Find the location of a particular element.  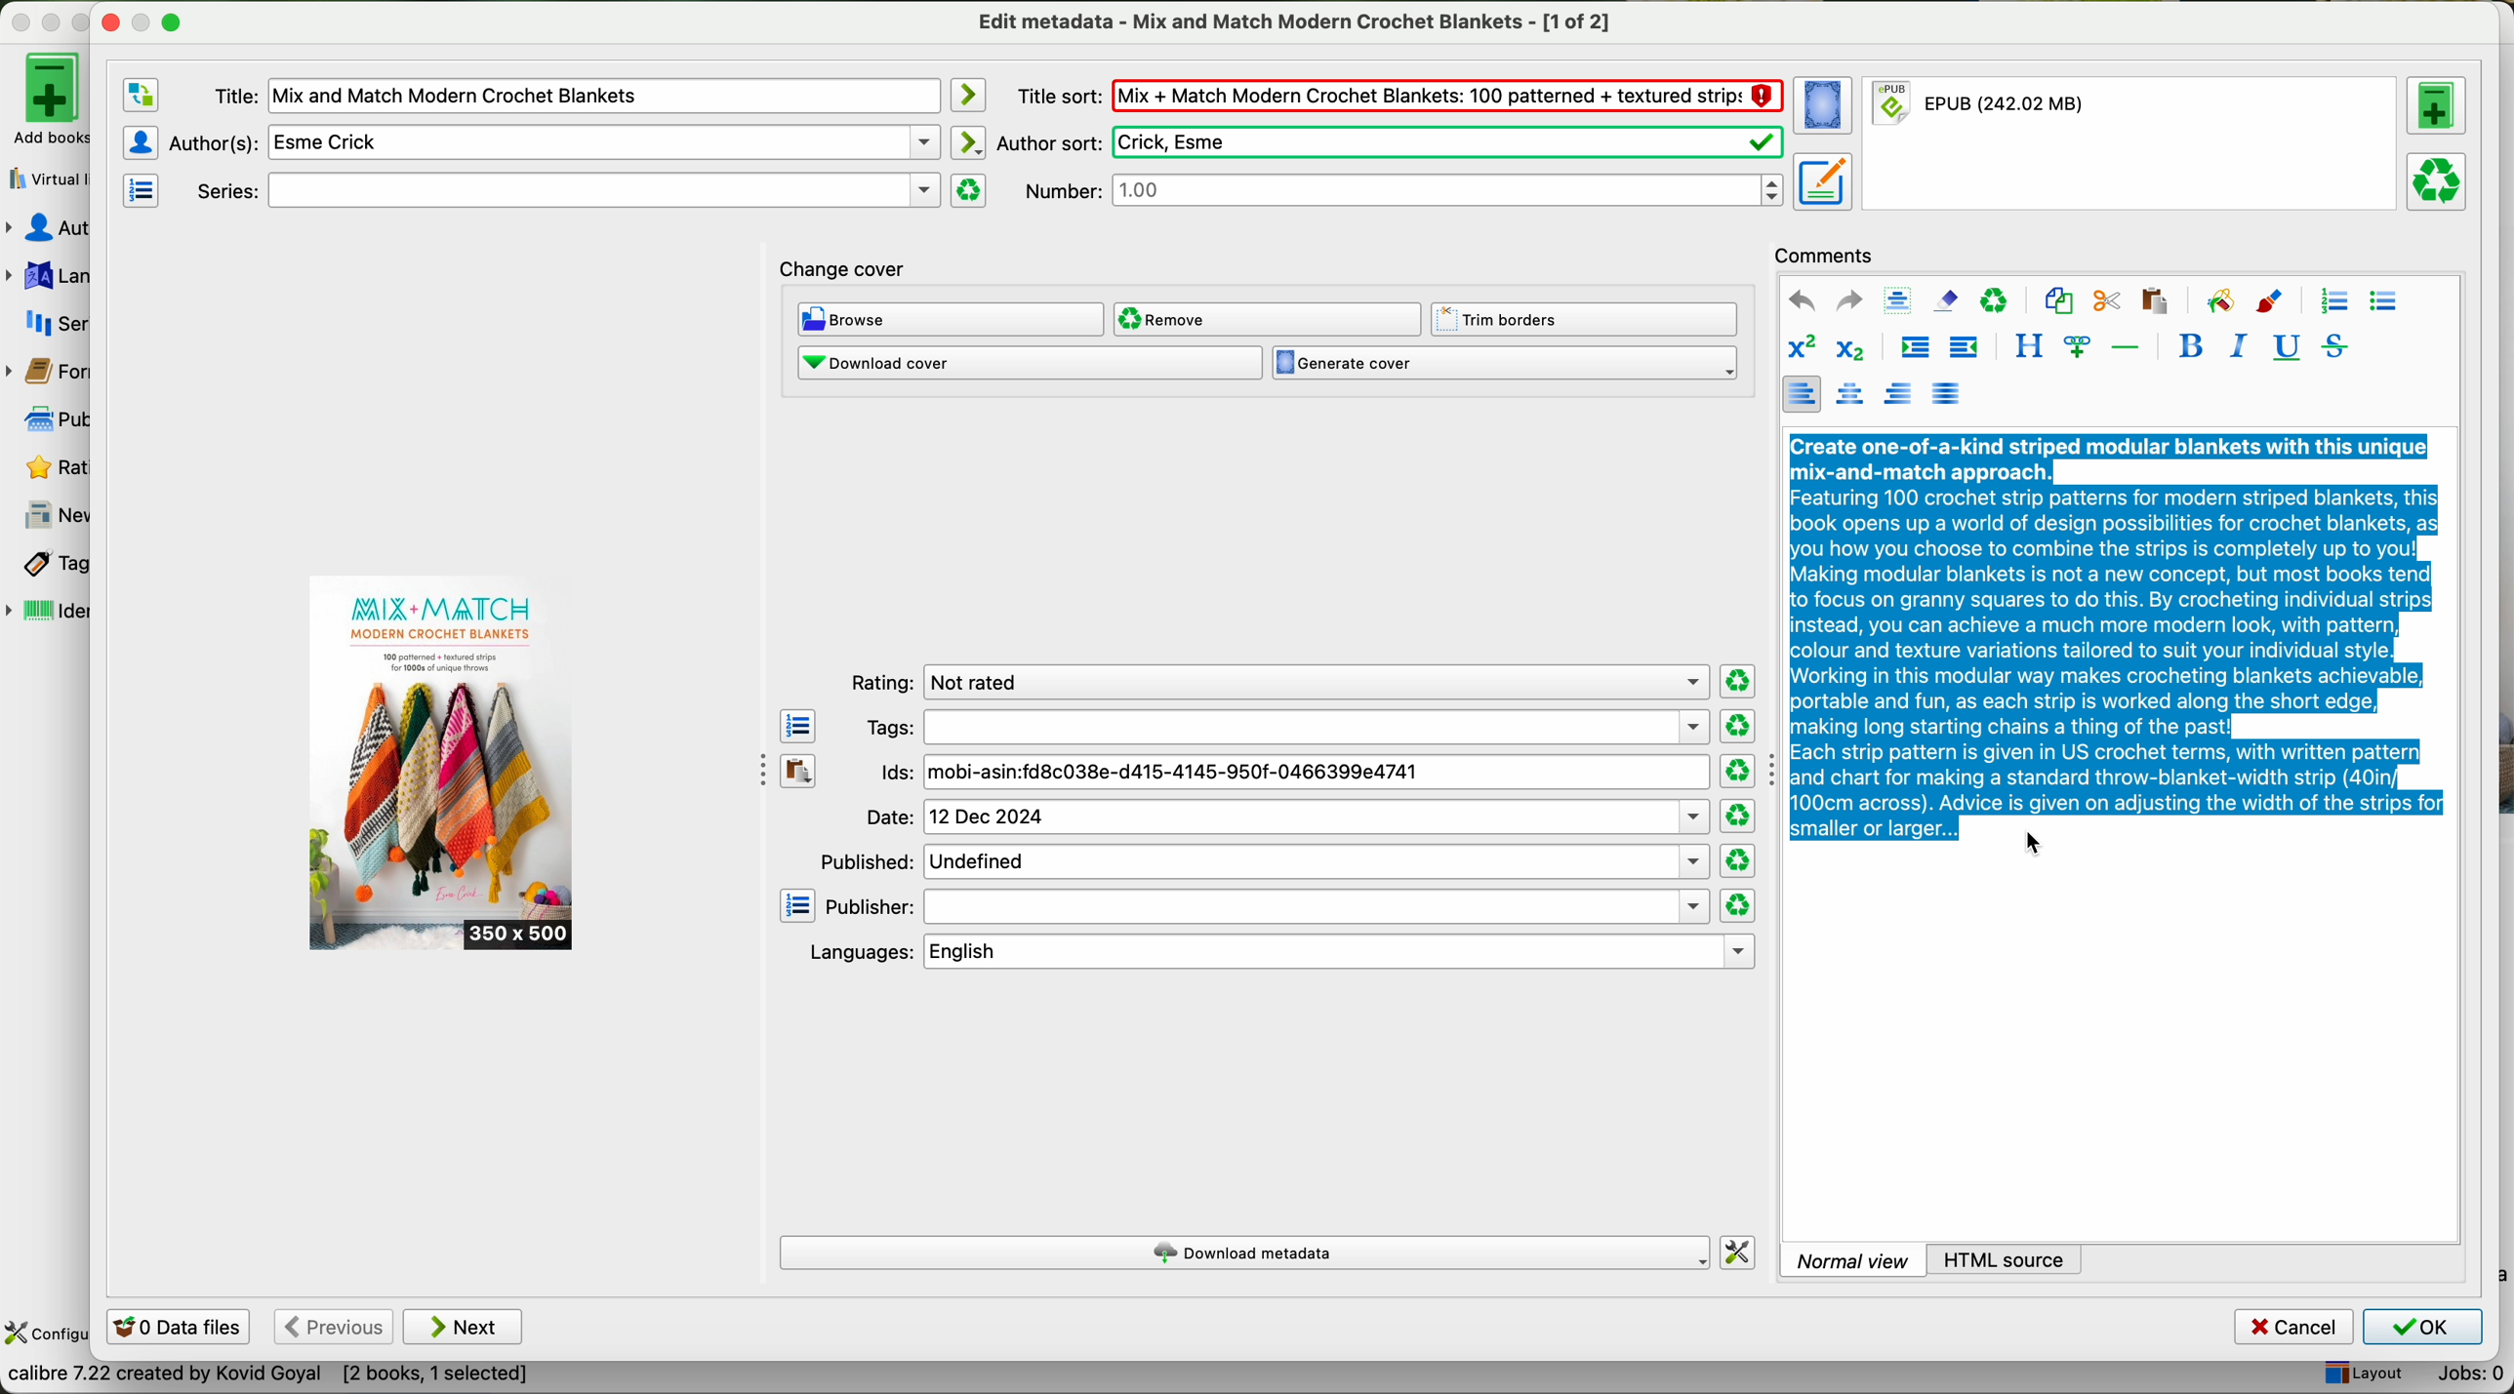

set the series manage editor is located at coordinates (139, 188).